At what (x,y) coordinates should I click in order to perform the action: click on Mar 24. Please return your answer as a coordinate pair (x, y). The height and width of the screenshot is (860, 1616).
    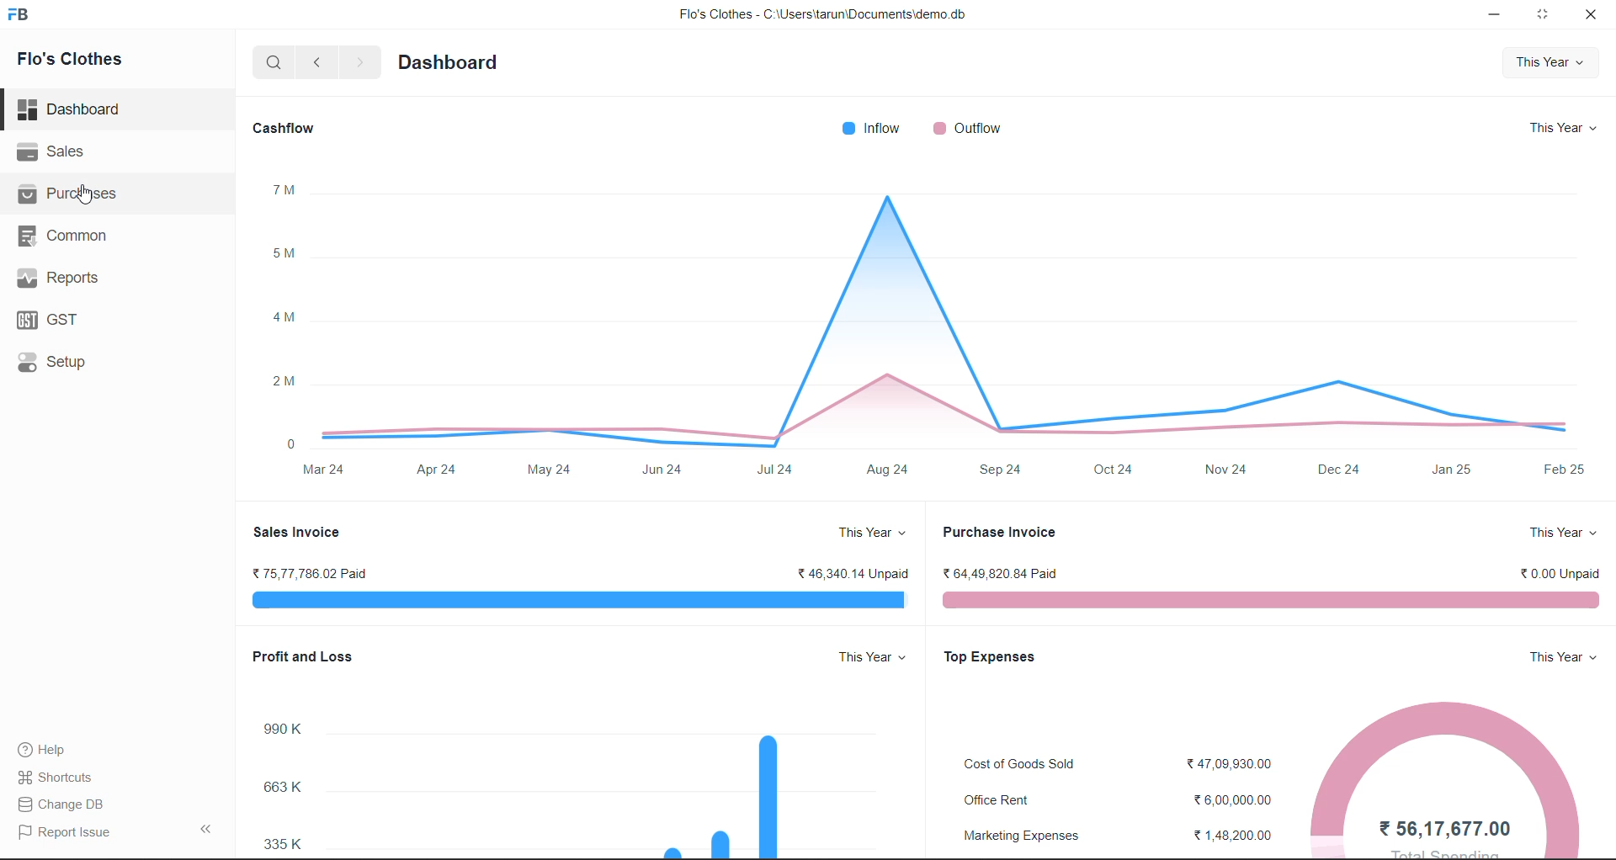
    Looking at the image, I should click on (328, 470).